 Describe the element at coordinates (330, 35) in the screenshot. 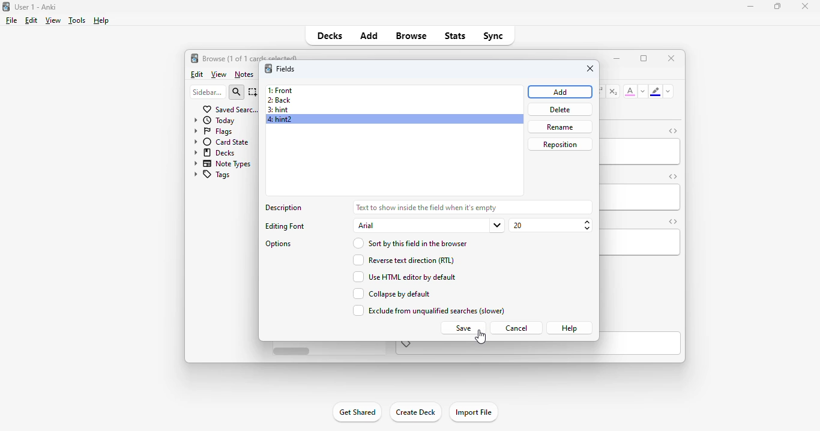

I see `decks` at that location.